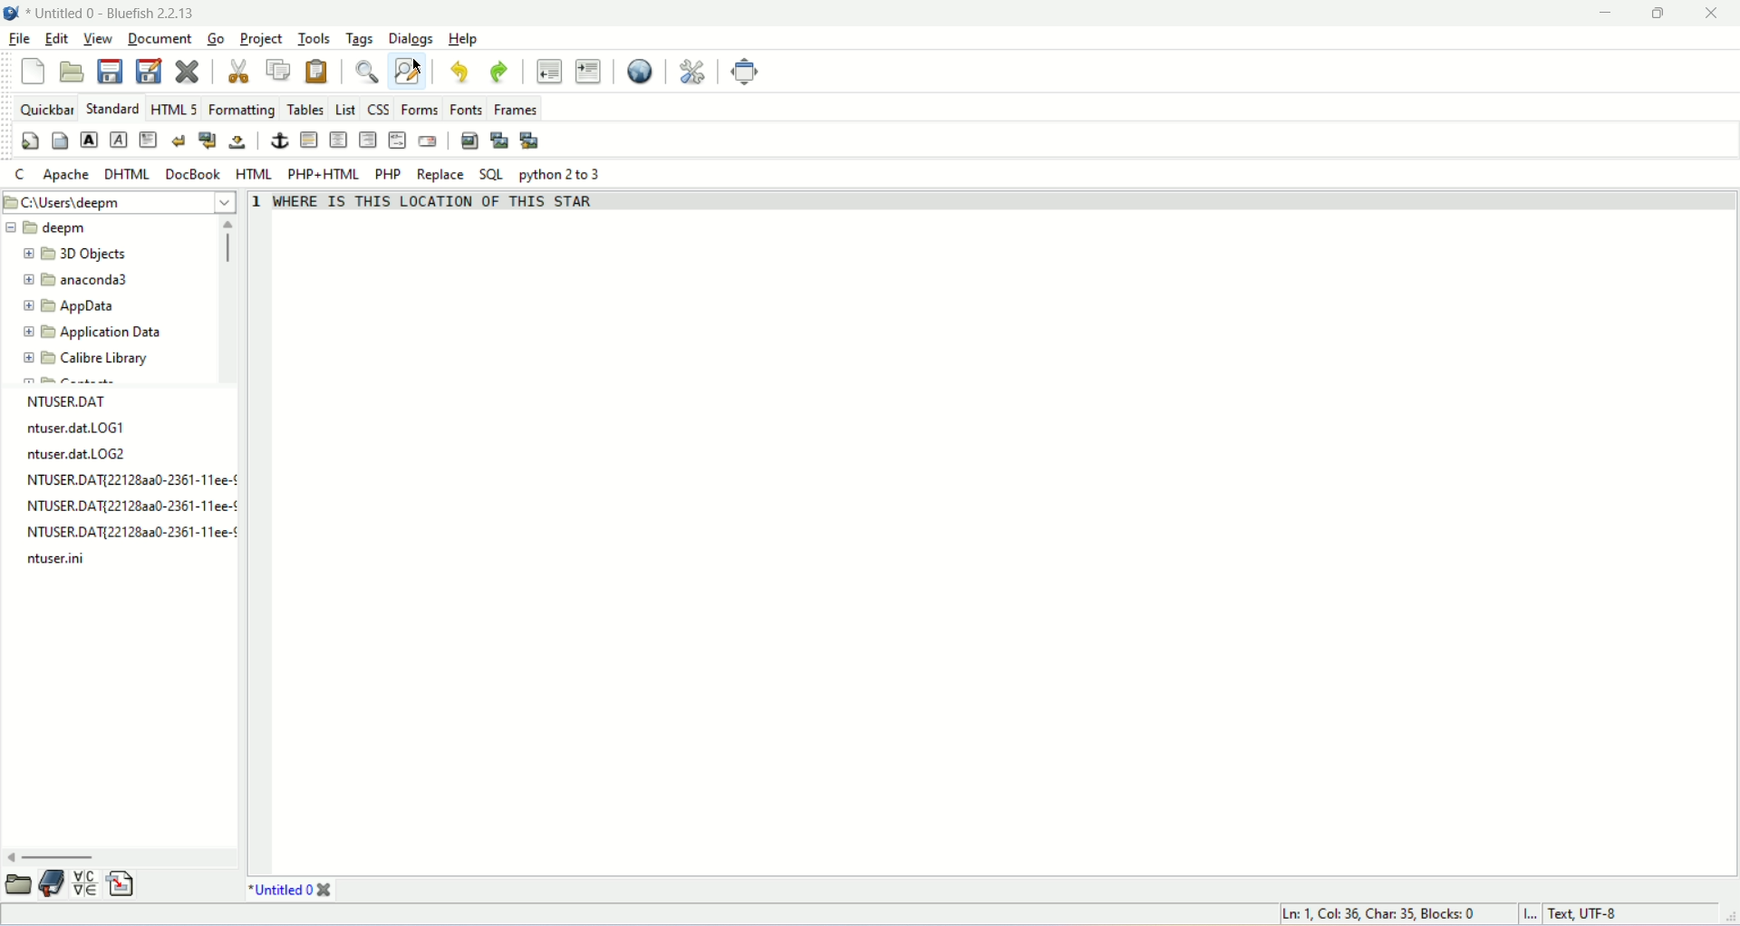 The height and width of the screenshot is (926, 1740). What do you see at coordinates (311, 40) in the screenshot?
I see `tools` at bounding box center [311, 40].